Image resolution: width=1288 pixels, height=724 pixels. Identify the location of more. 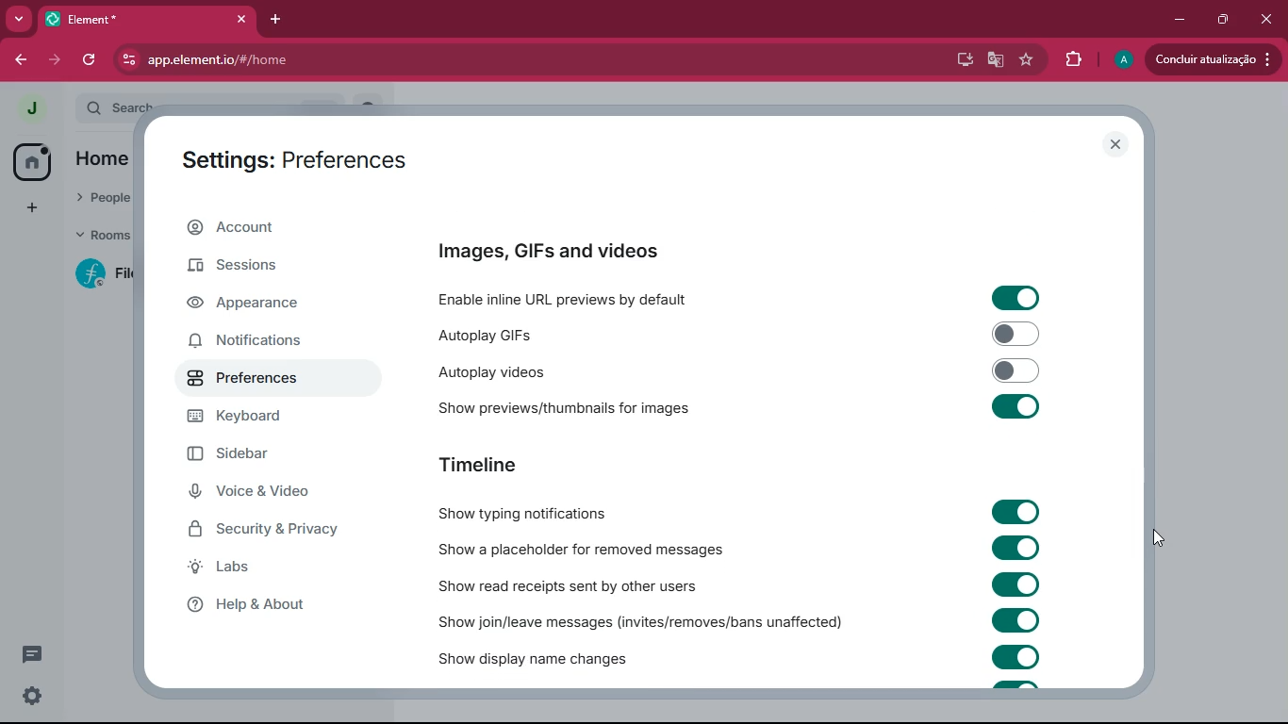
(19, 21).